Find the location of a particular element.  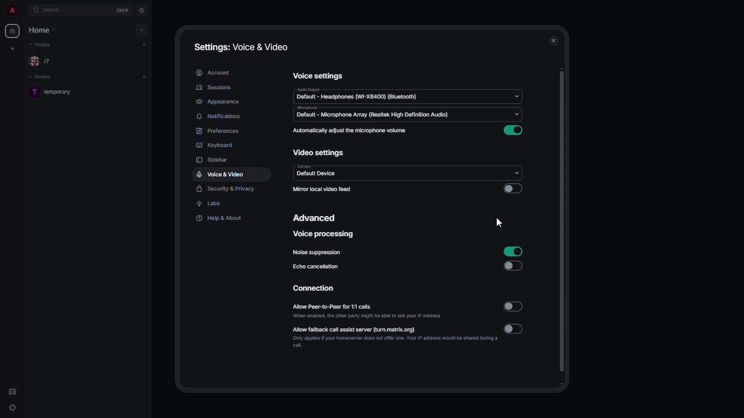

notifications is located at coordinates (219, 116).